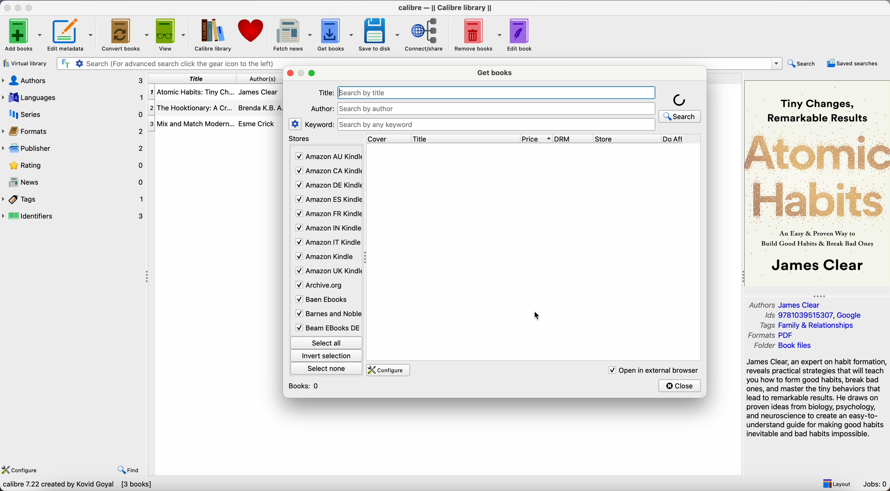 The width and height of the screenshot is (890, 491). What do you see at coordinates (464, 138) in the screenshot?
I see `title` at bounding box center [464, 138].